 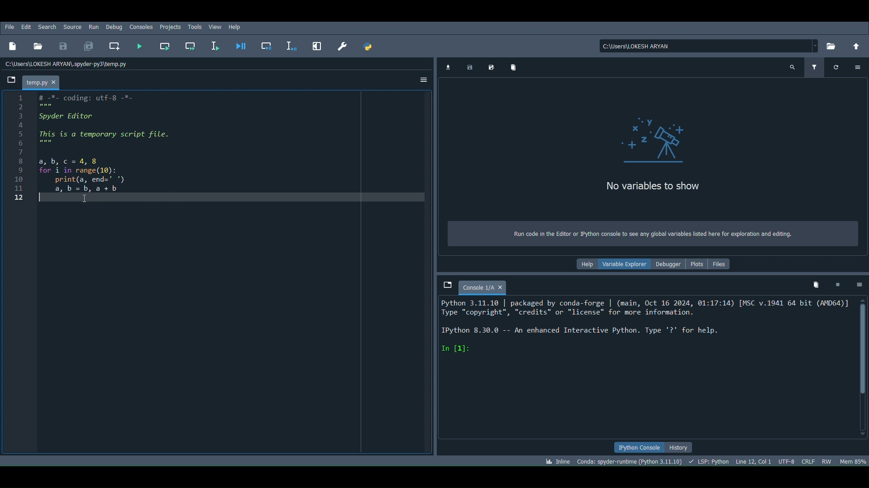 I want to click on Variable explorer, so click(x=621, y=264).